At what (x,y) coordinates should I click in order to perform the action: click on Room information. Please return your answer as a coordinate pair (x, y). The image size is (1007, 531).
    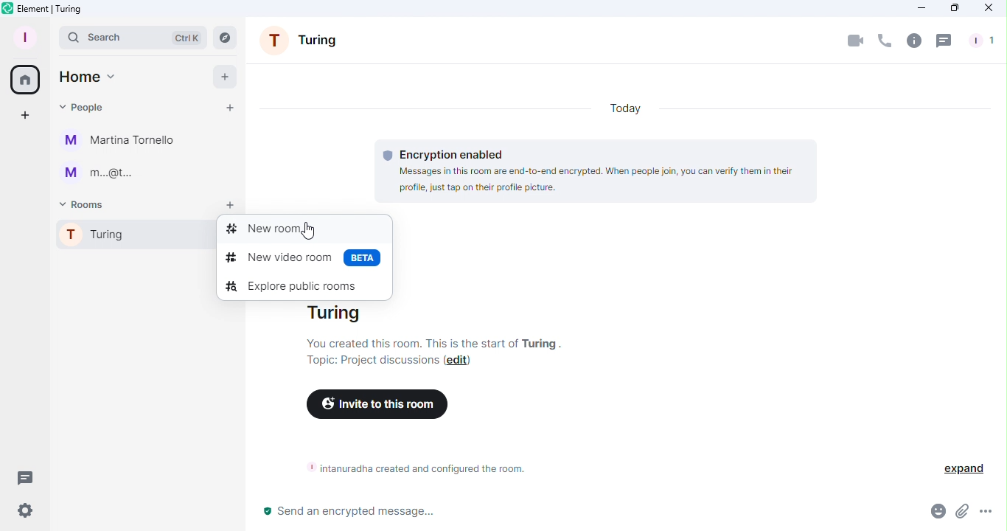
    Looking at the image, I should click on (447, 327).